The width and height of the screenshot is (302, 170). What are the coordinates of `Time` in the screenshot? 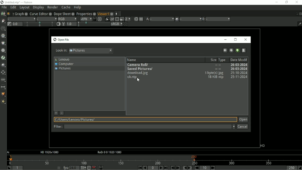 It's located at (3, 29).